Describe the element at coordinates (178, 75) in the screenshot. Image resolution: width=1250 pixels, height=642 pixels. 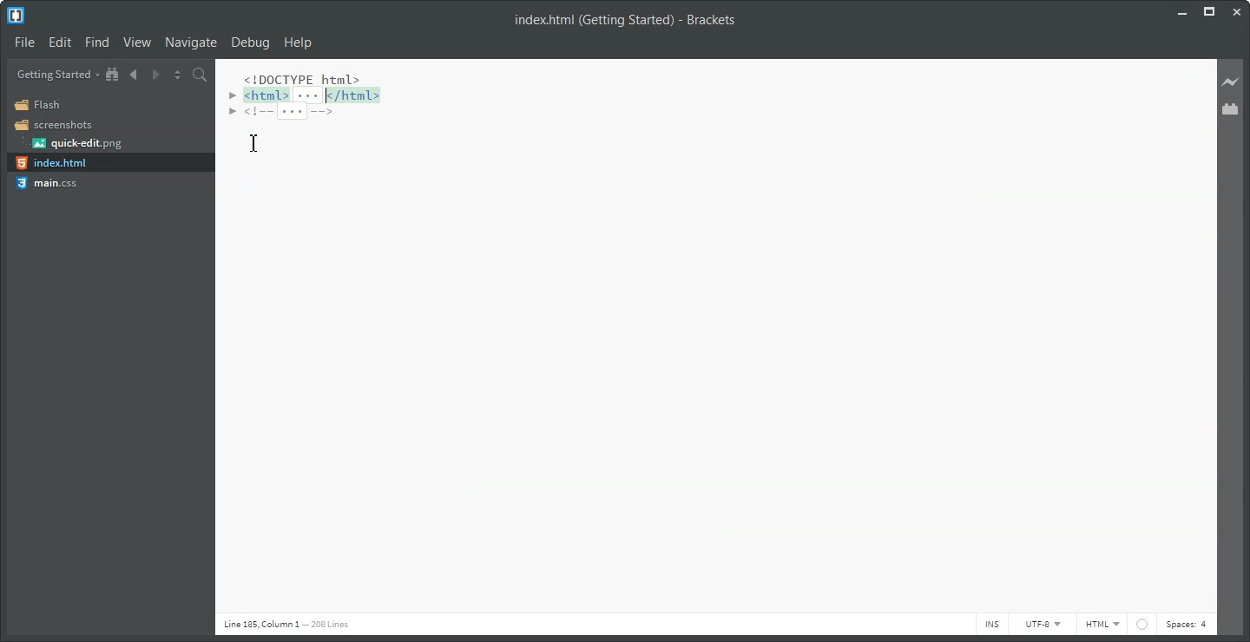
I see `Split the editor vertically and horizontally` at that location.